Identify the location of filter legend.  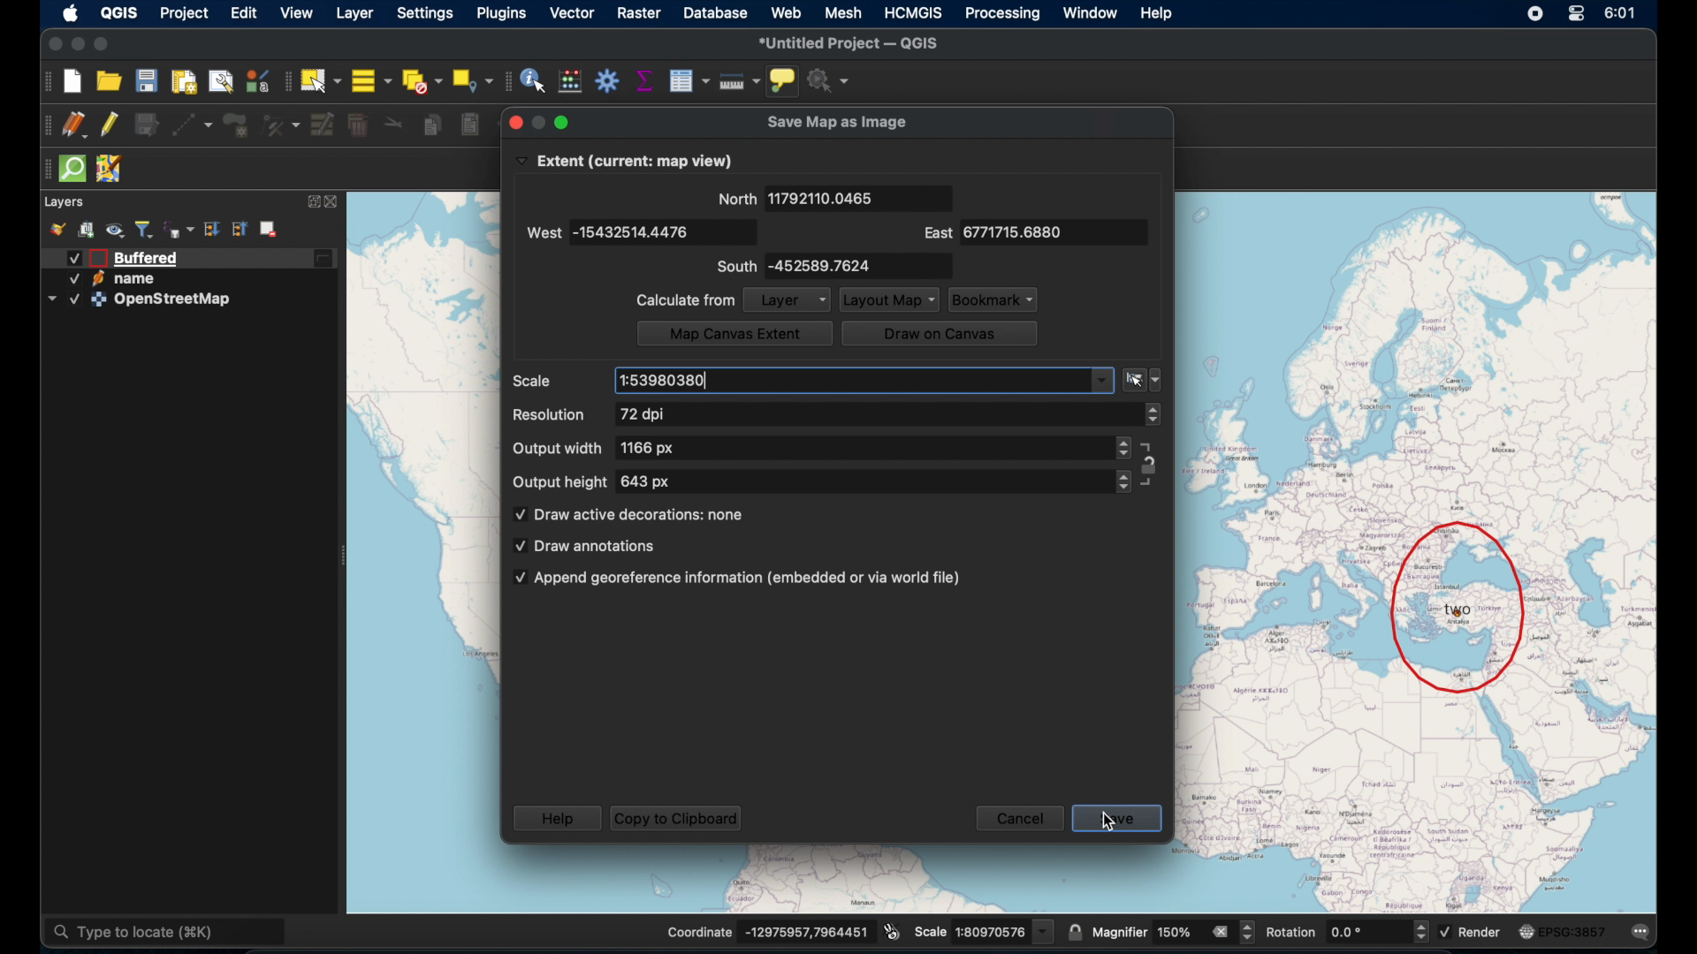
(147, 227).